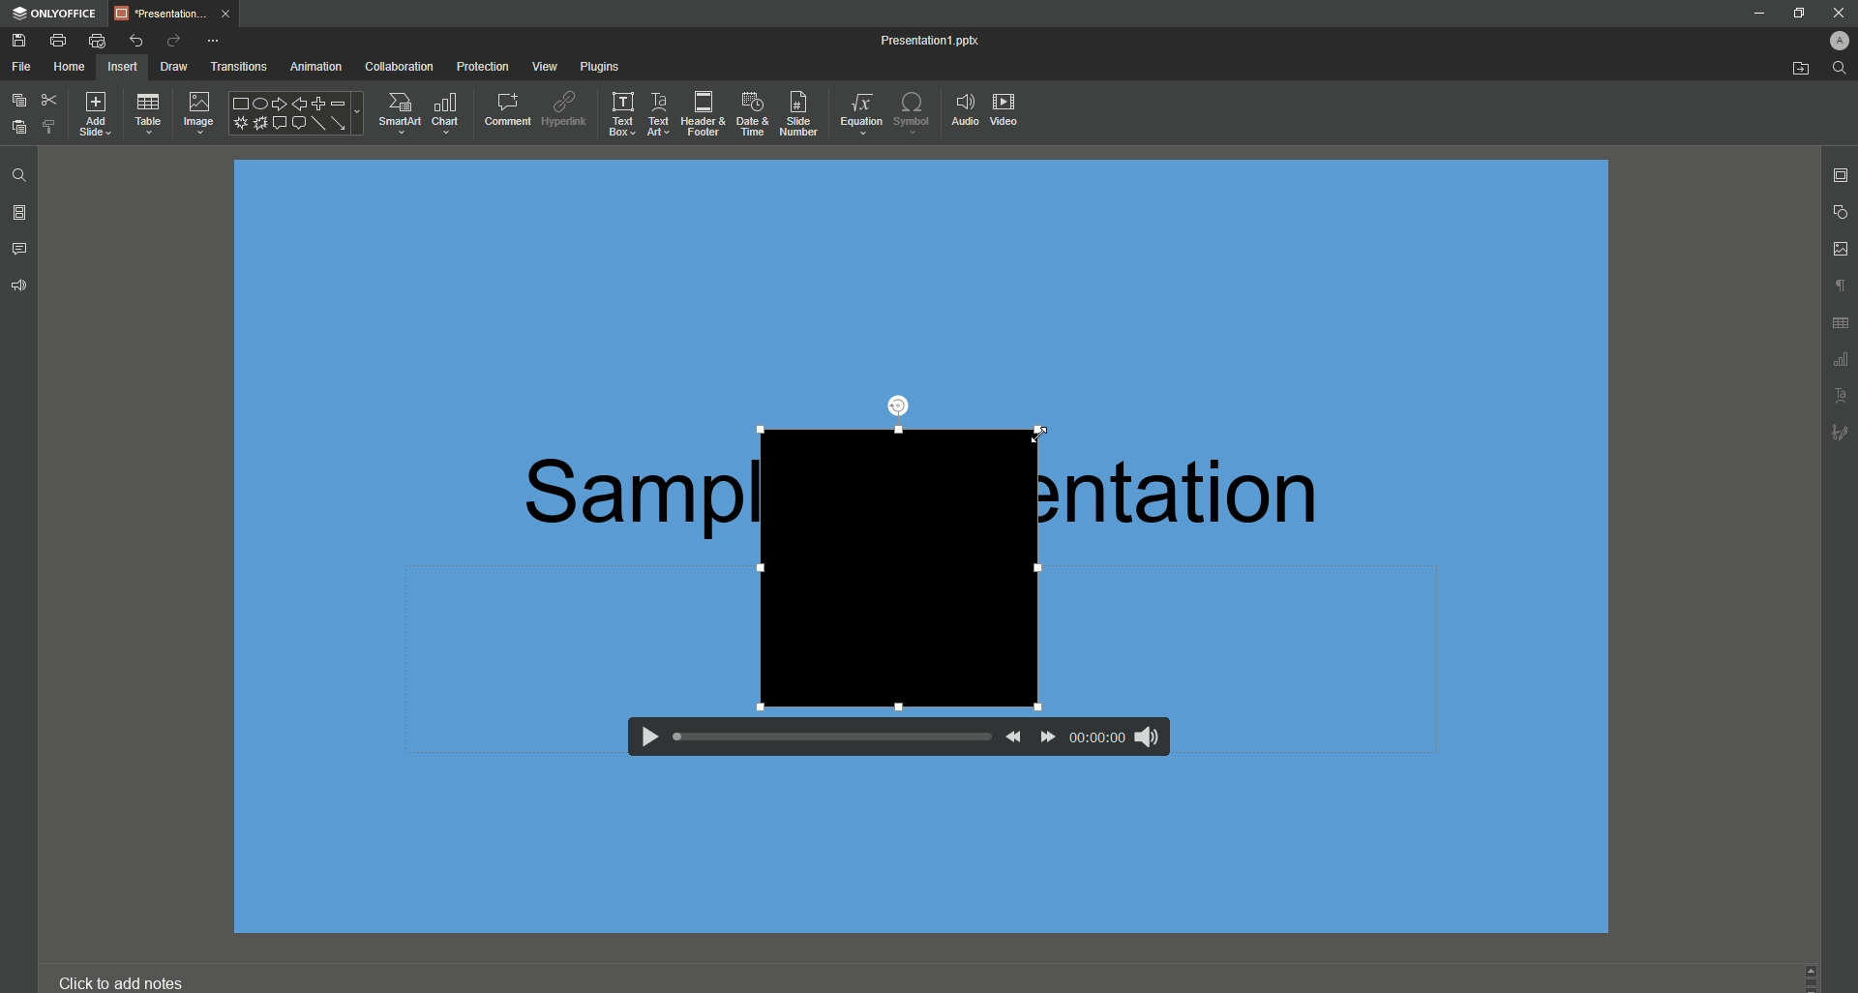 The image size is (1858, 993). I want to click on Click to add notes, so click(130, 982).